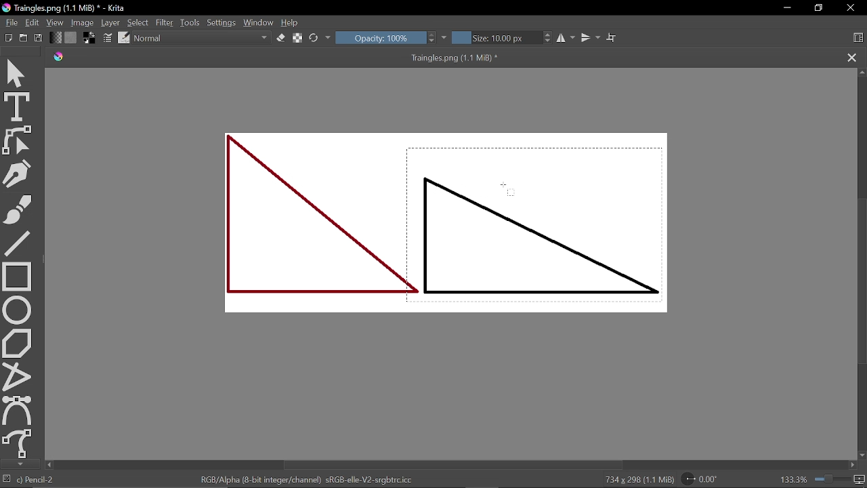 This screenshot has height=488, width=867. I want to click on Select, so click(137, 22).